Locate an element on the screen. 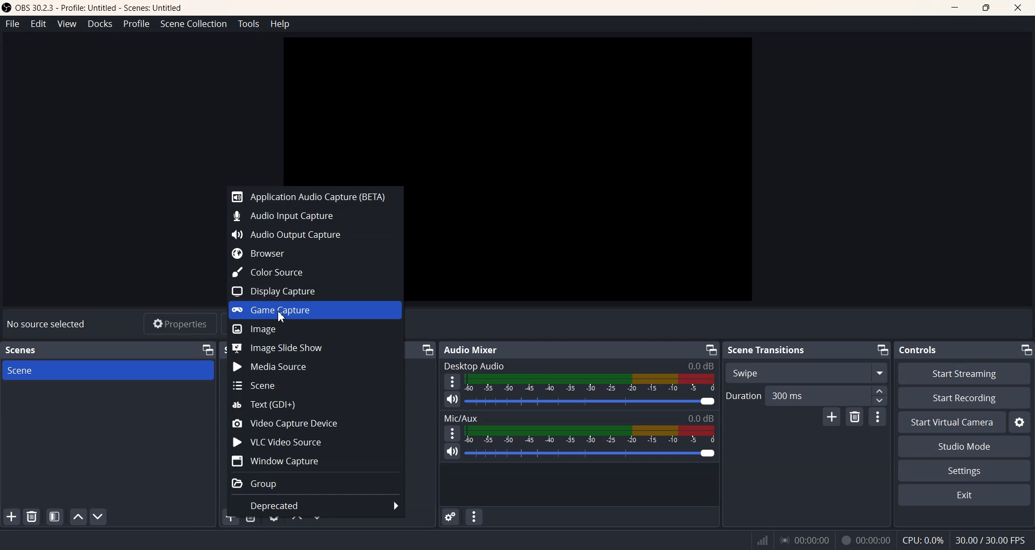 Image resolution: width=1035 pixels, height=550 pixels. Minimize is located at coordinates (1026, 349).